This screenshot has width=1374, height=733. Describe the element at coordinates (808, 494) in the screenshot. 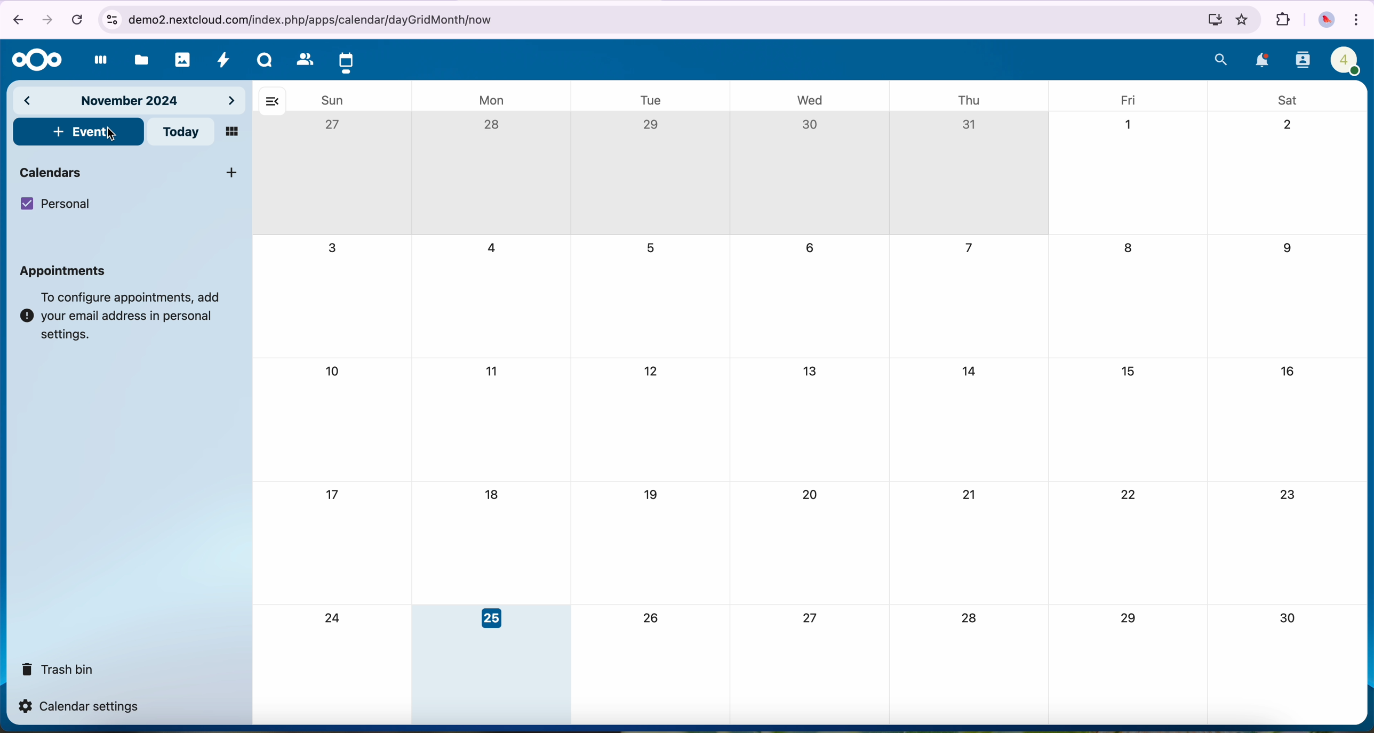

I see `20` at that location.